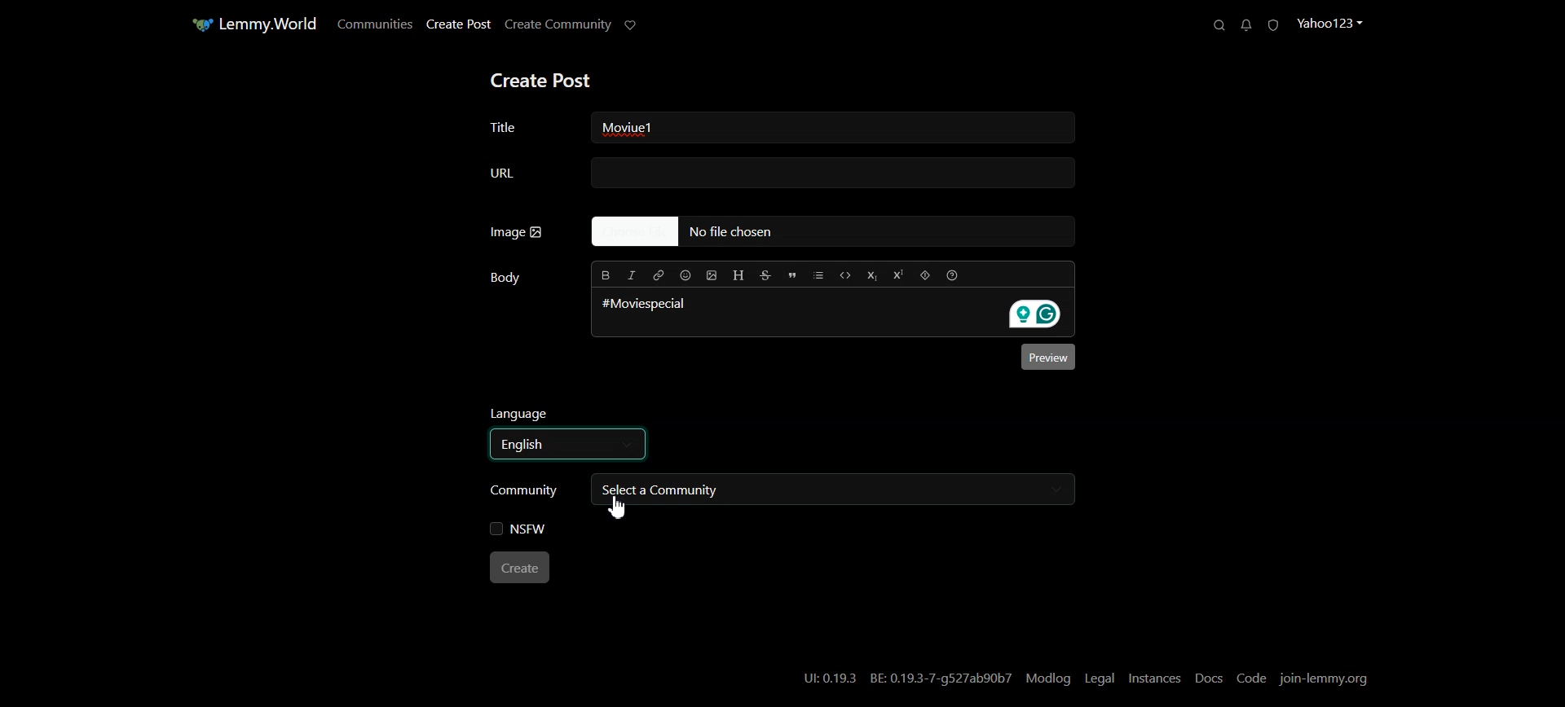 The height and width of the screenshot is (707, 1565). What do you see at coordinates (1049, 358) in the screenshot?
I see `Preview` at bounding box center [1049, 358].